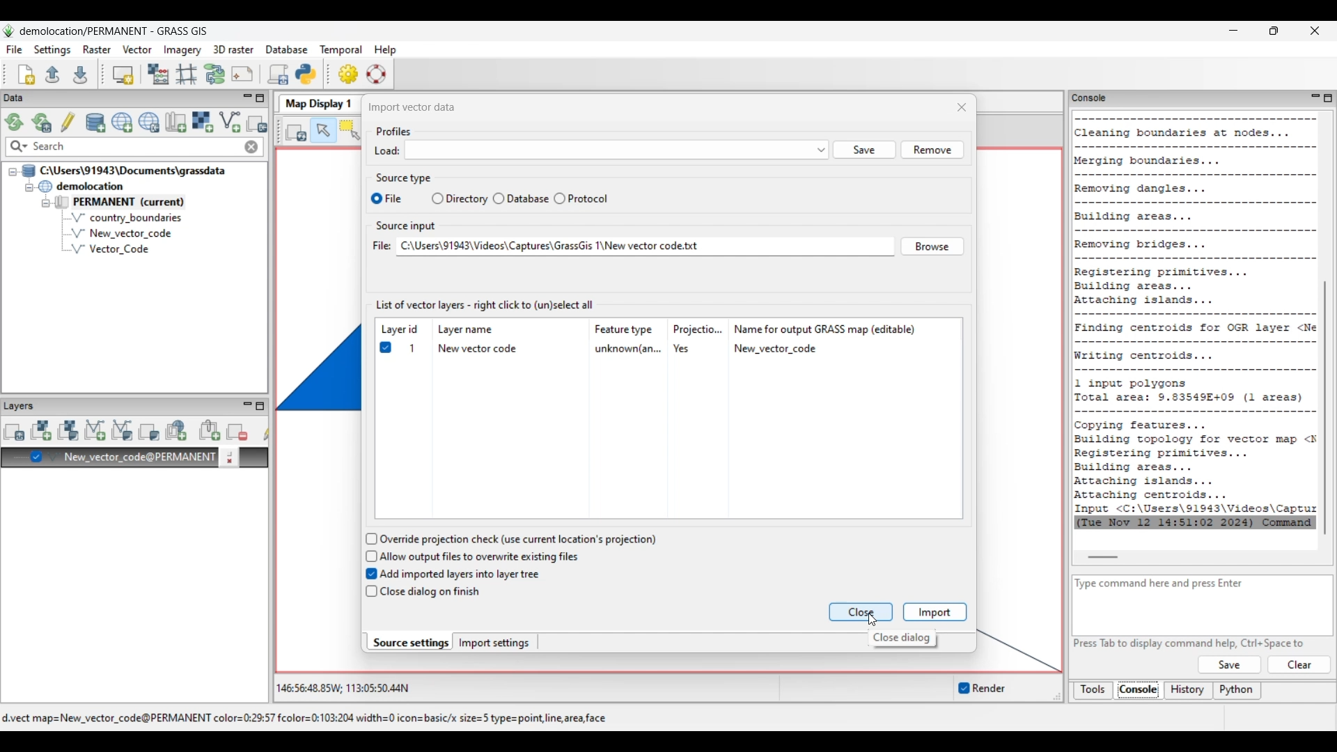  I want to click on File:, so click(380, 246).